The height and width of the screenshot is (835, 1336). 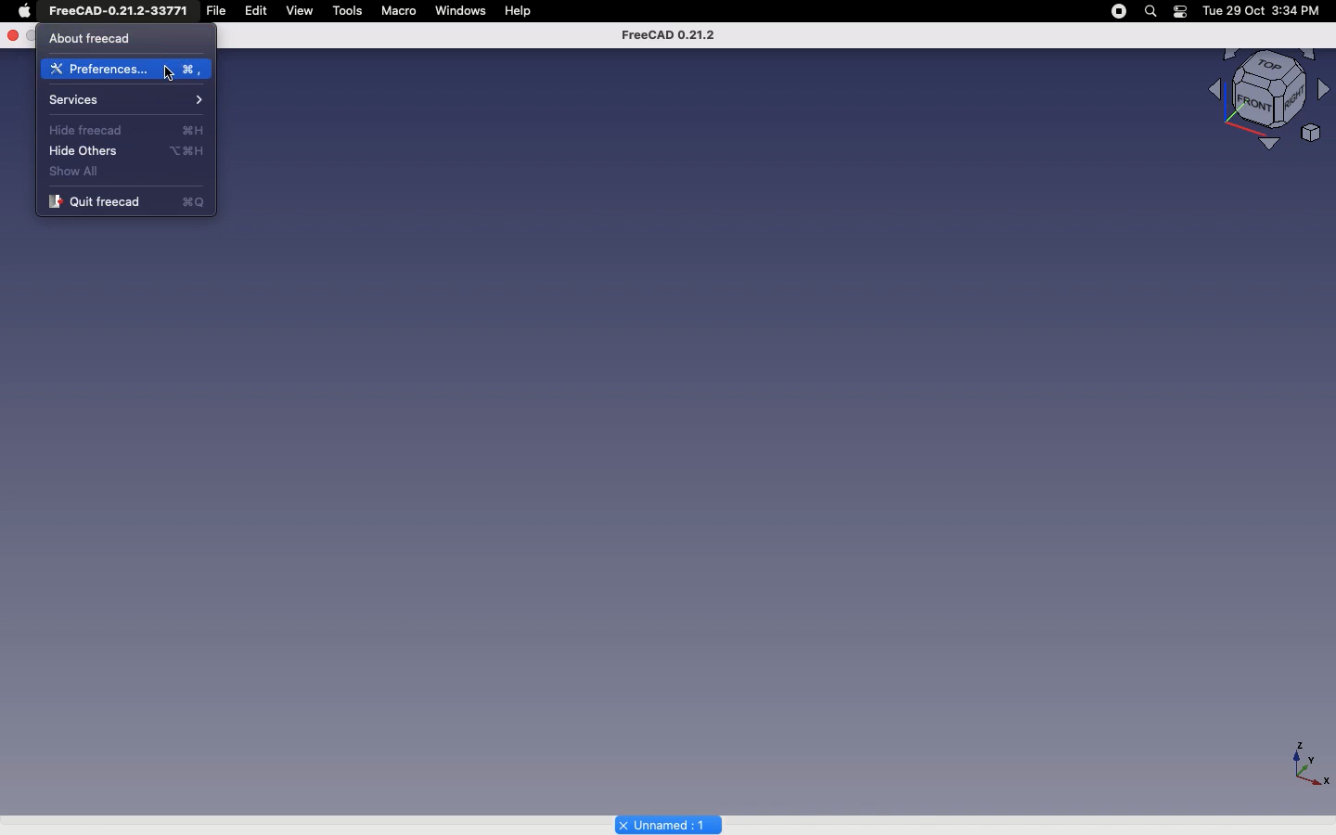 I want to click on pause, so click(x=1119, y=11).